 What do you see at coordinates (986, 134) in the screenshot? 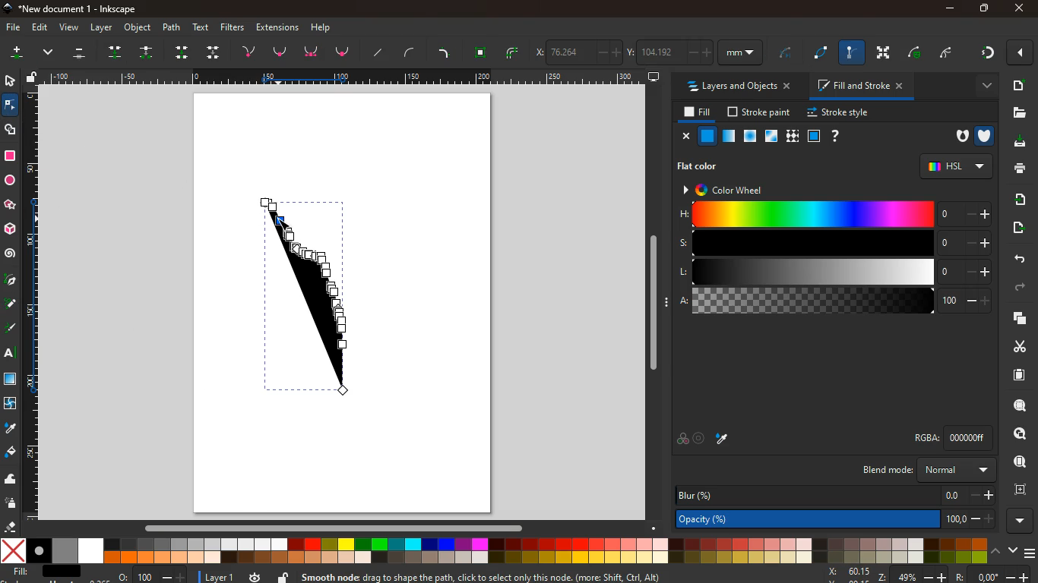
I see `shield` at bounding box center [986, 134].